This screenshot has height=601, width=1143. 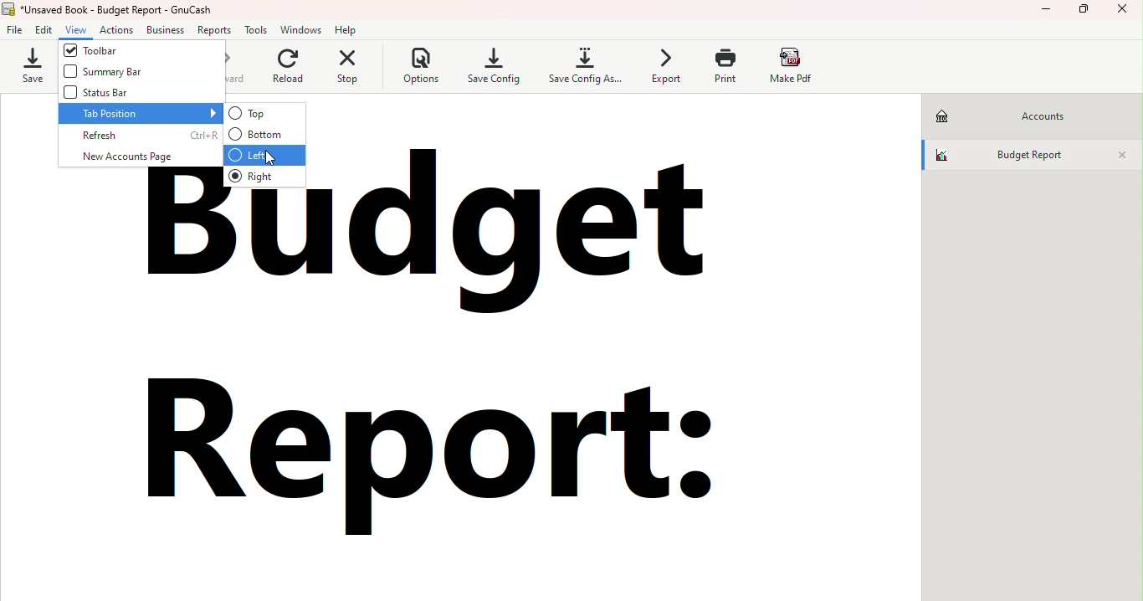 I want to click on Budget report, so click(x=1015, y=154).